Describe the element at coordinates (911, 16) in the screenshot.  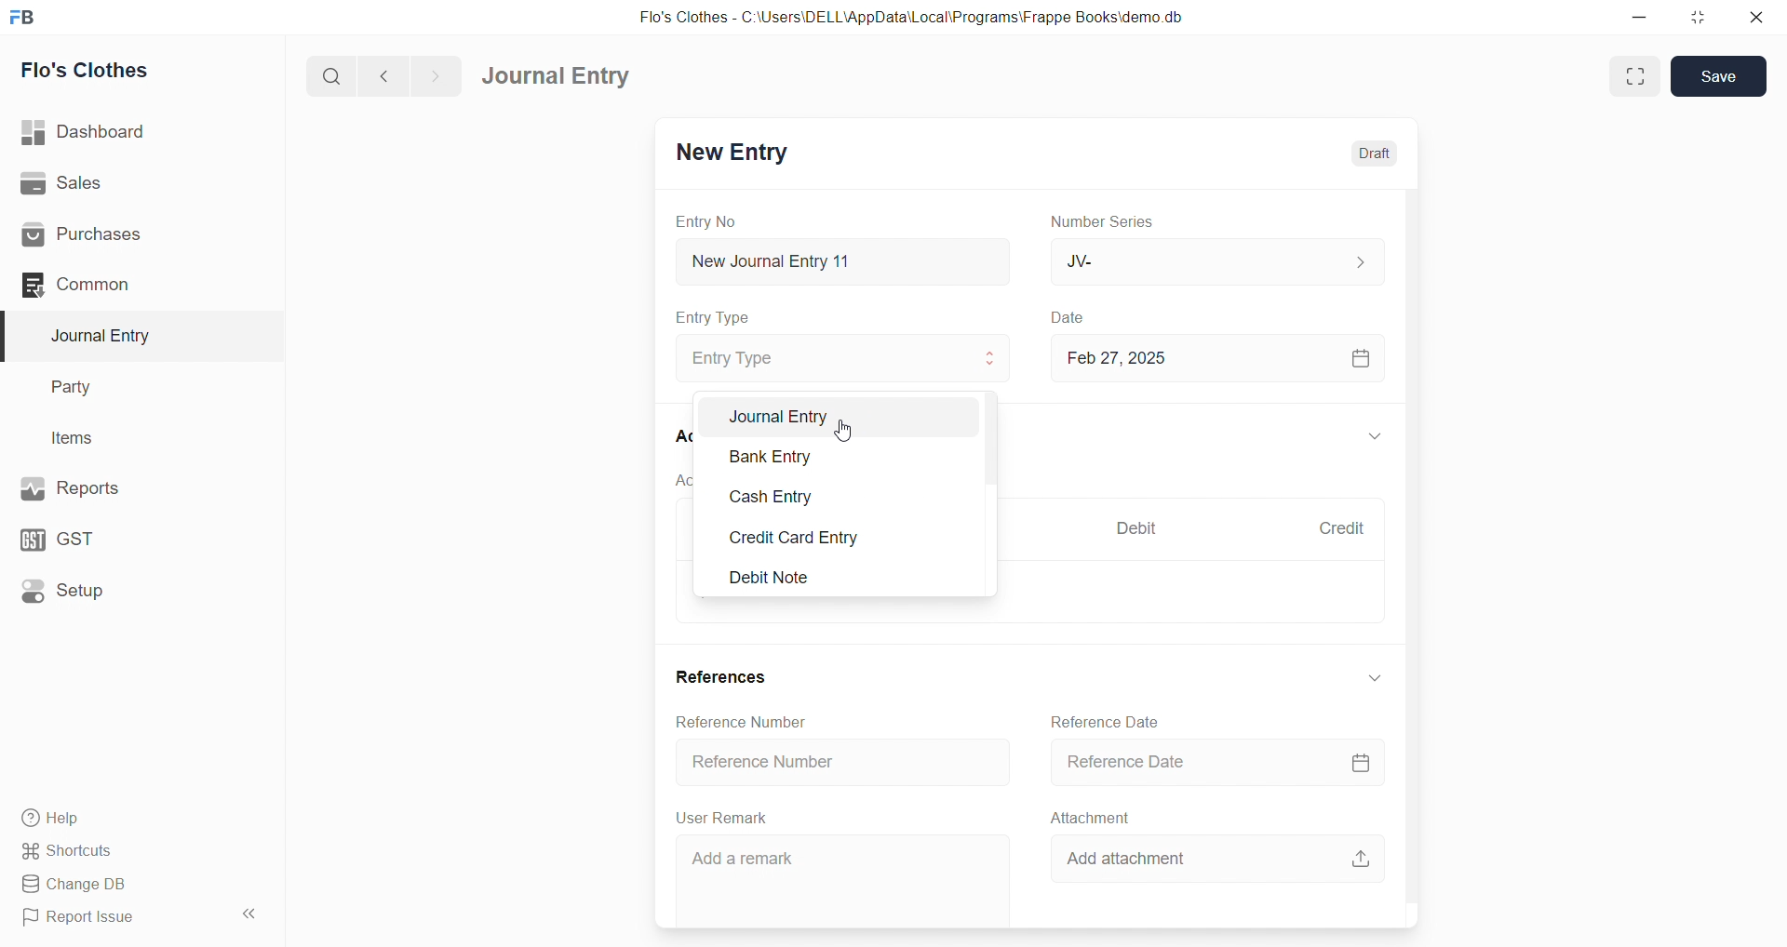
I see `Flo's Clothes - C:\Users\DELL\AppData\Local\Programs\Frappe Books\demo.db` at that location.